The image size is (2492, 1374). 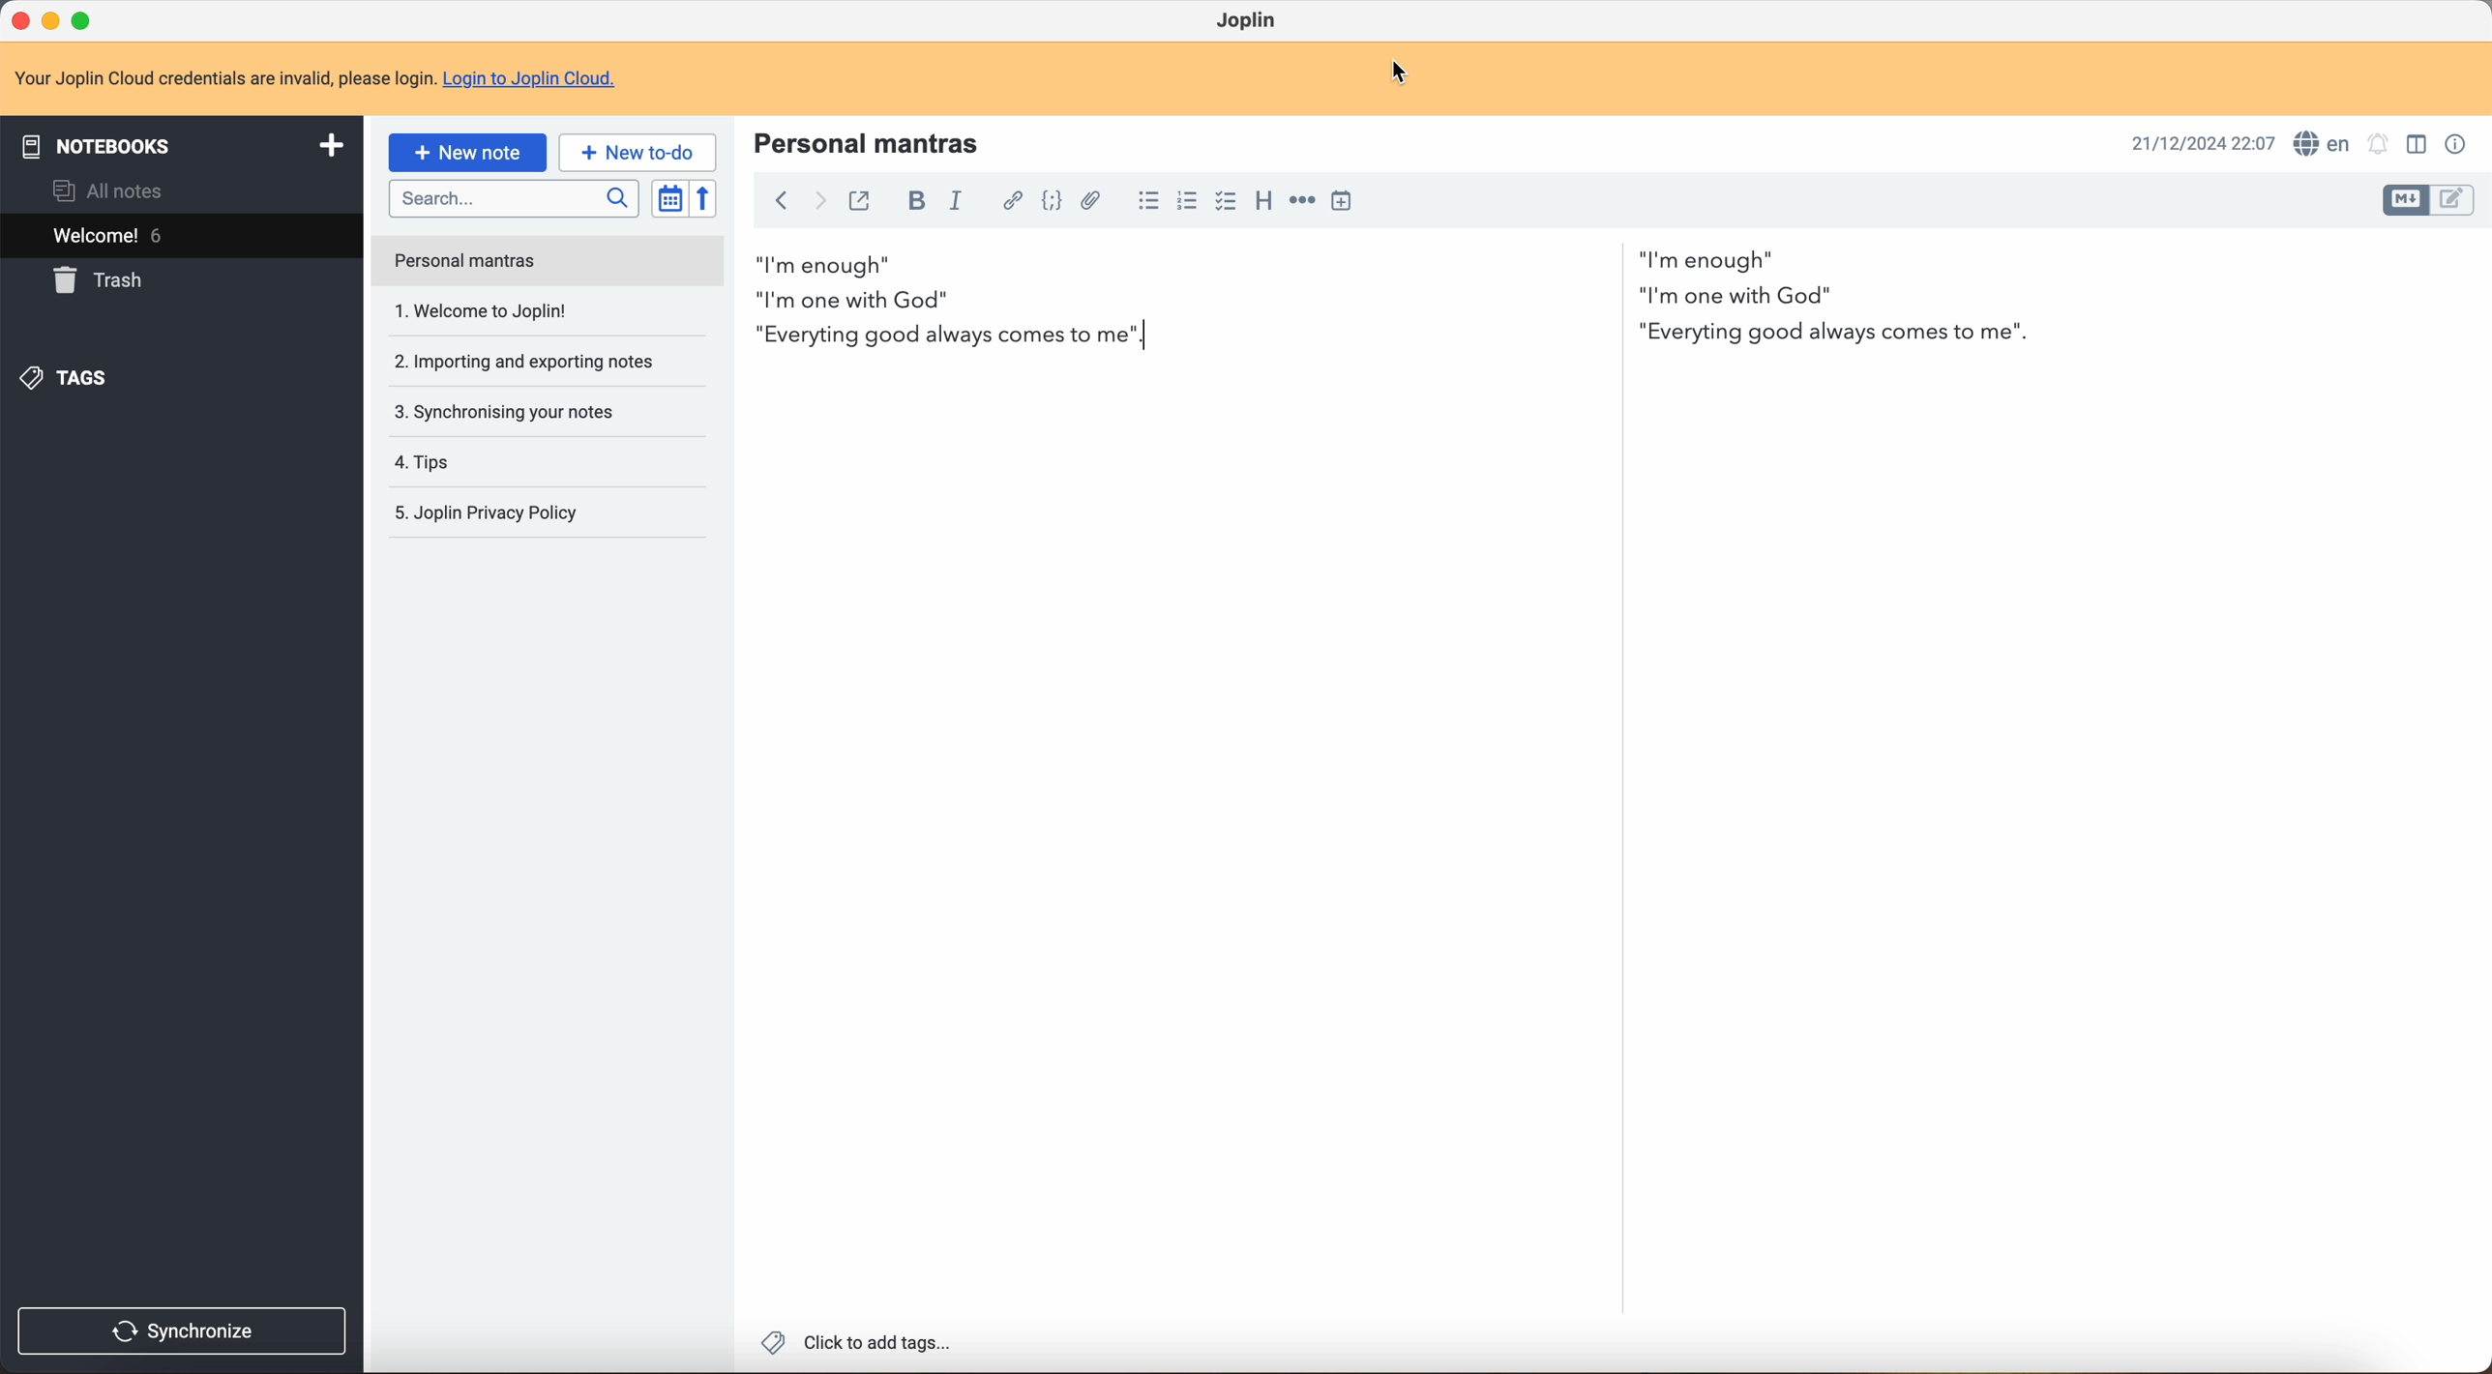 What do you see at coordinates (2477, 609) in the screenshot?
I see `scroll bar` at bounding box center [2477, 609].